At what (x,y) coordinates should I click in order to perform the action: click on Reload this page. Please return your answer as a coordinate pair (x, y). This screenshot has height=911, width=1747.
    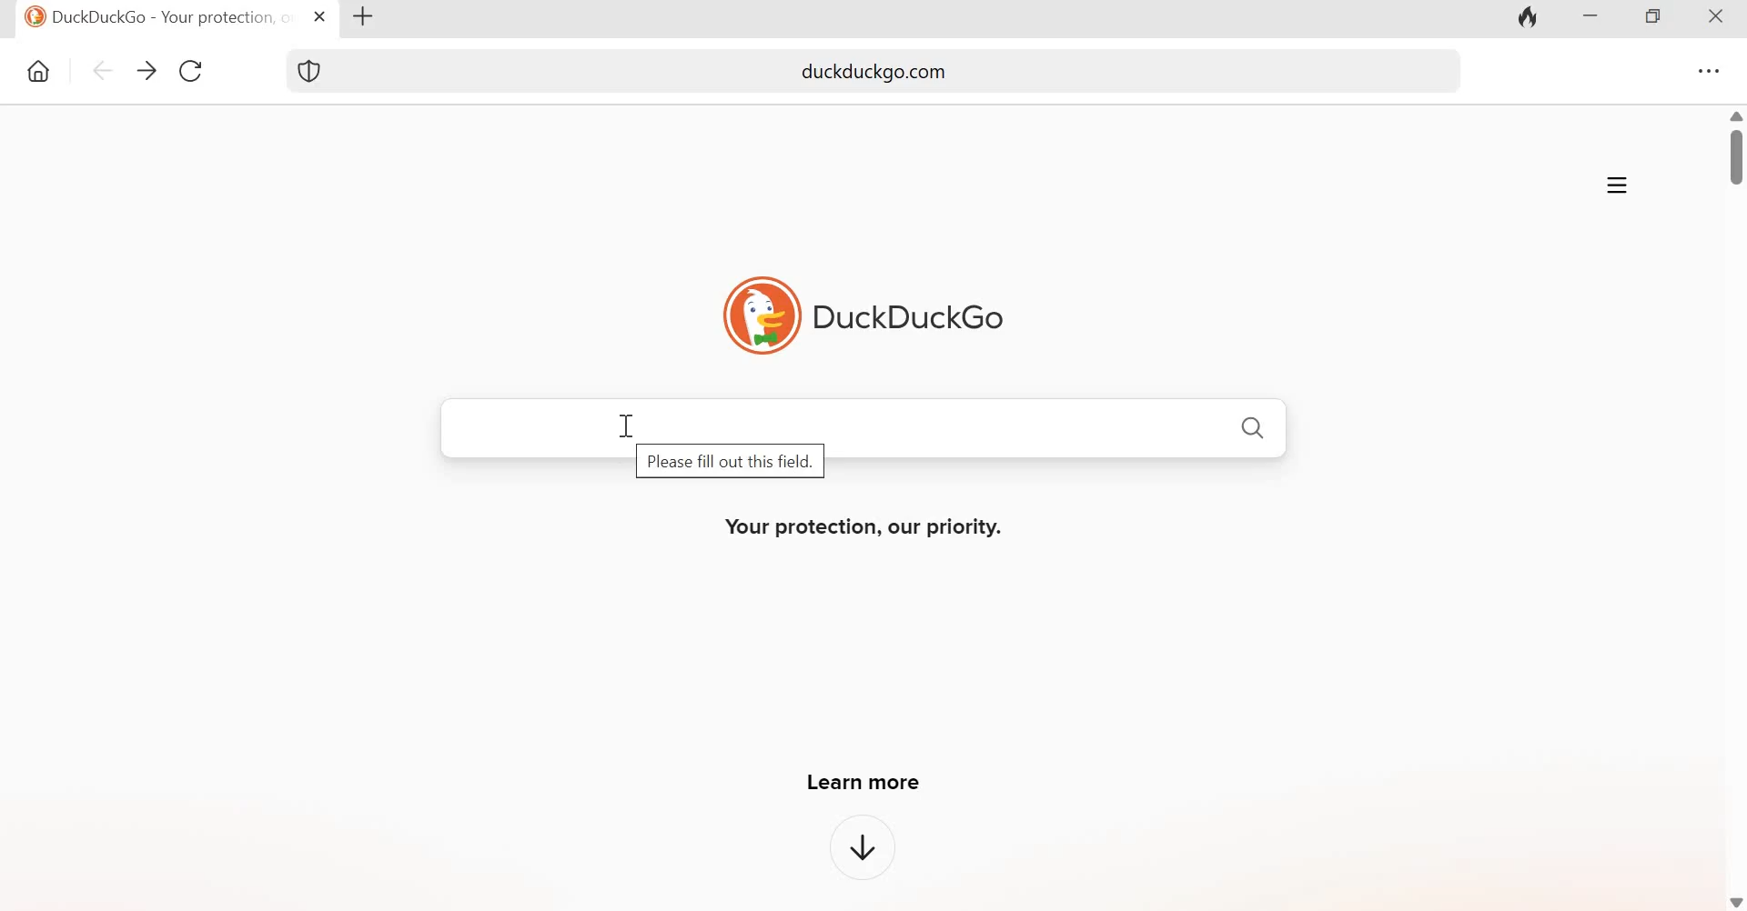
    Looking at the image, I should click on (192, 73).